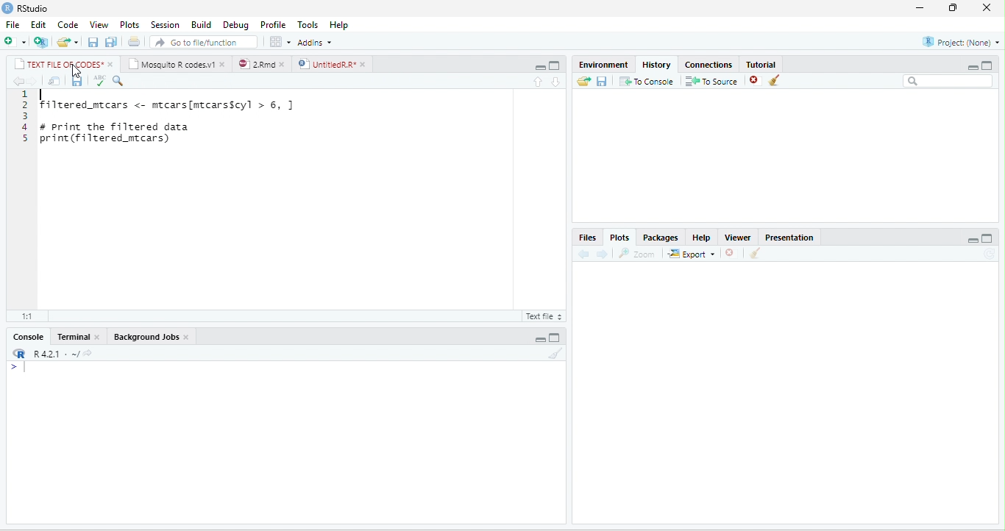 The height and width of the screenshot is (531, 1005). I want to click on Mosquito R codes.v1, so click(171, 63).